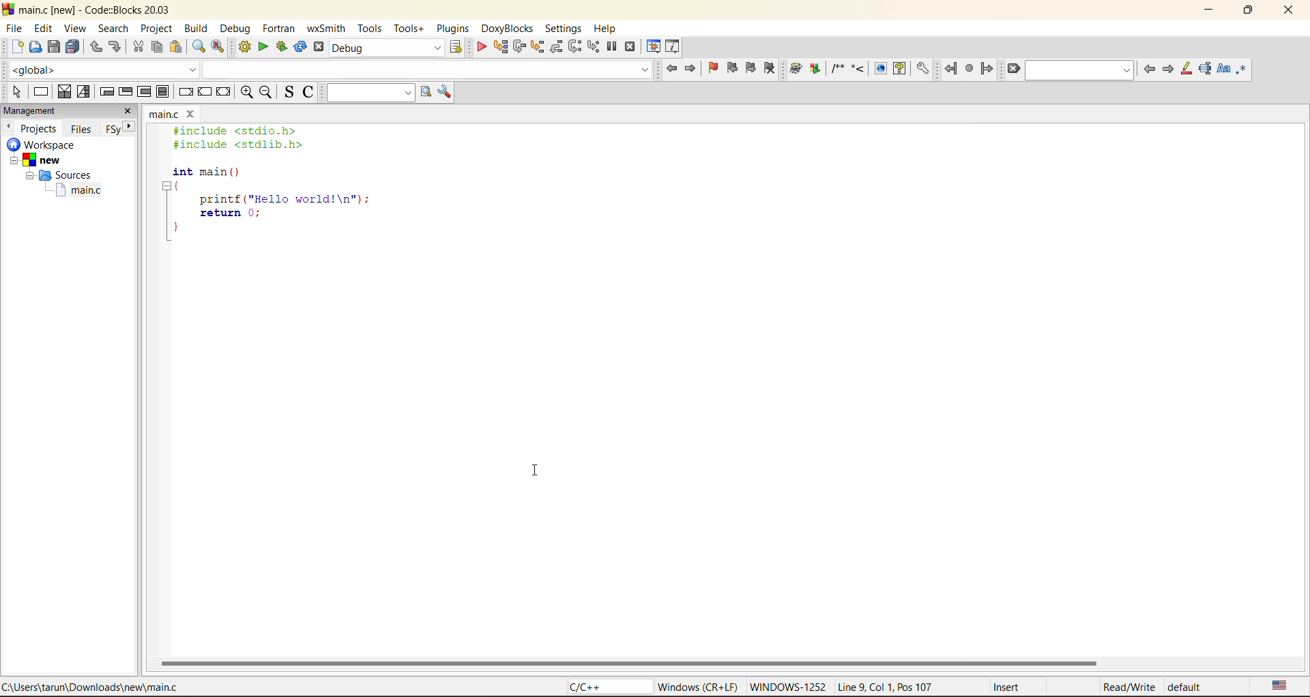  I want to click on next, so click(1167, 71).